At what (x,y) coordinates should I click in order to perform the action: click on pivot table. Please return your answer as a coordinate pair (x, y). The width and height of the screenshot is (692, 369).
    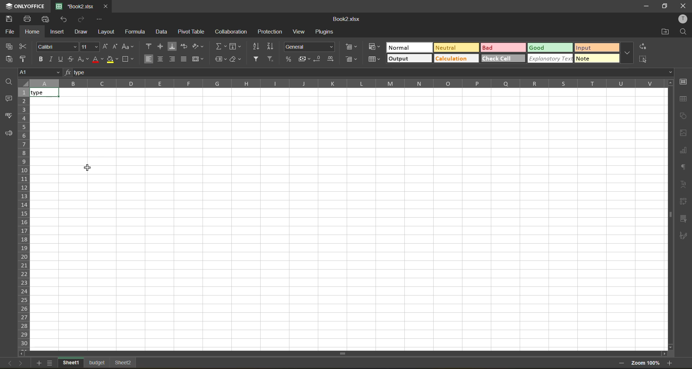
    Looking at the image, I should click on (192, 32).